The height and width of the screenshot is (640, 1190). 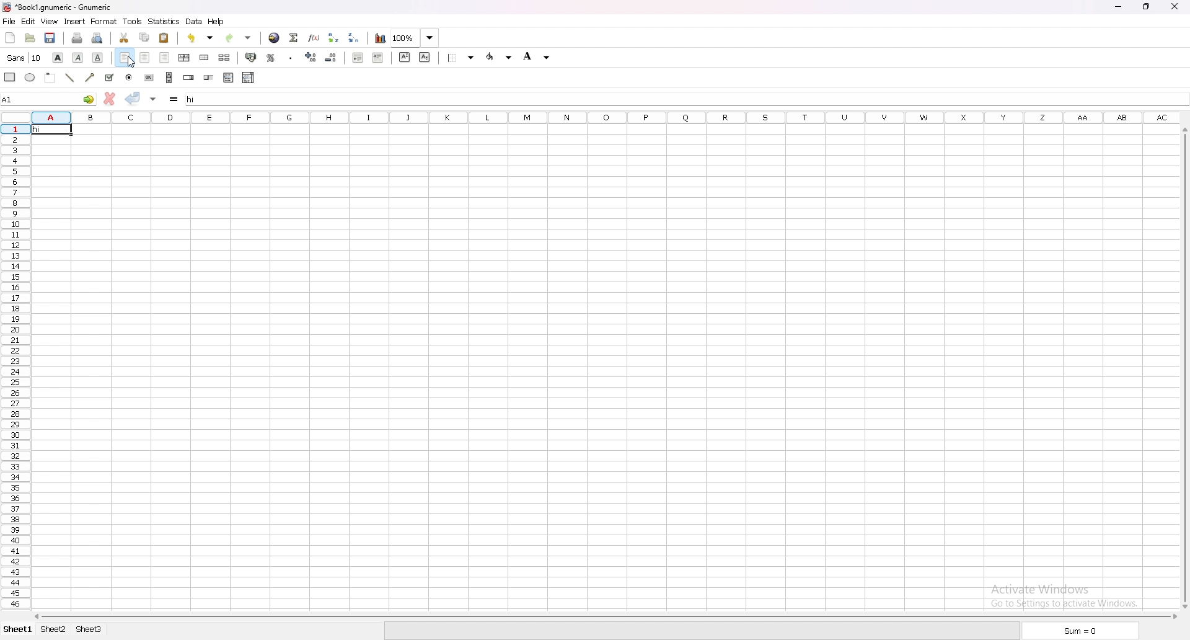 I want to click on copy, so click(x=144, y=38).